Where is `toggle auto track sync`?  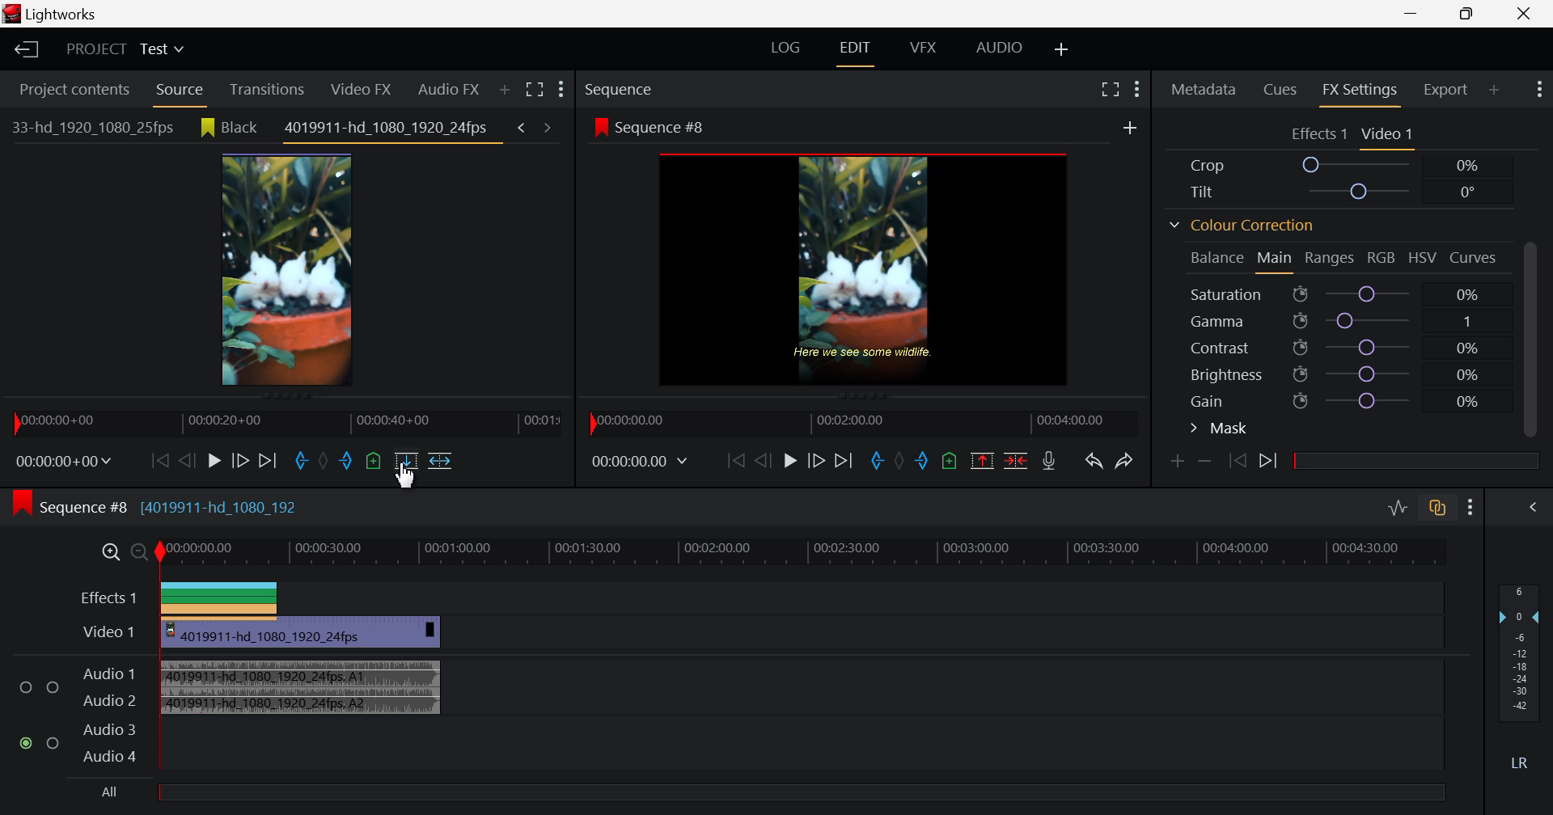
toggle auto track sync is located at coordinates (1438, 505).